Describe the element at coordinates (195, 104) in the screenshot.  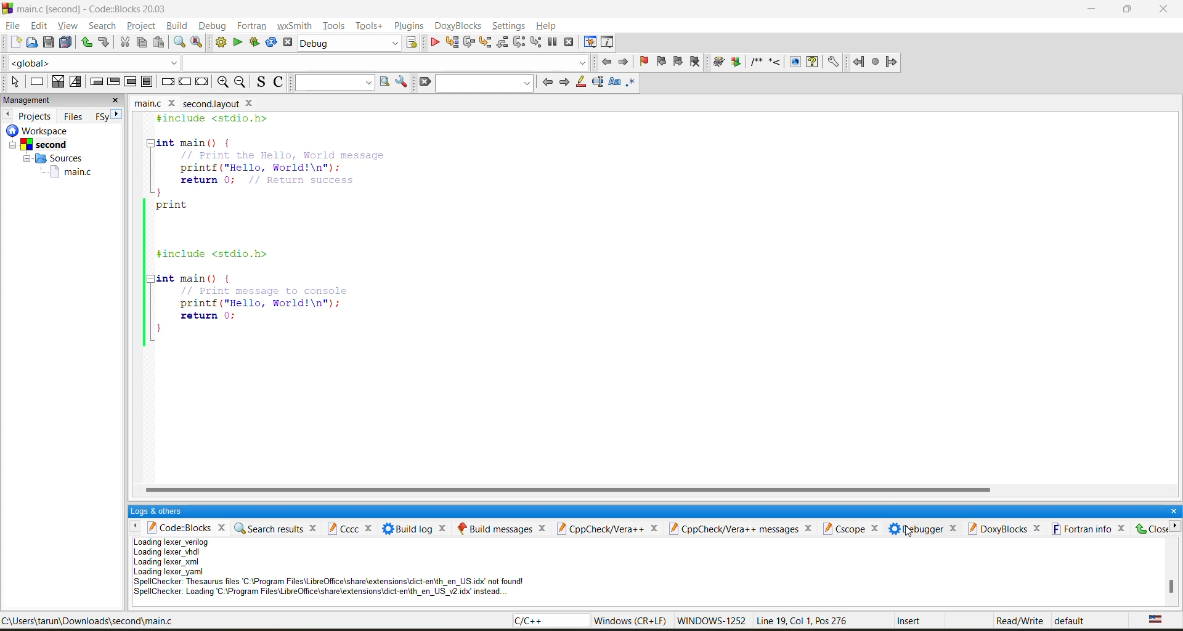
I see `file name` at that location.